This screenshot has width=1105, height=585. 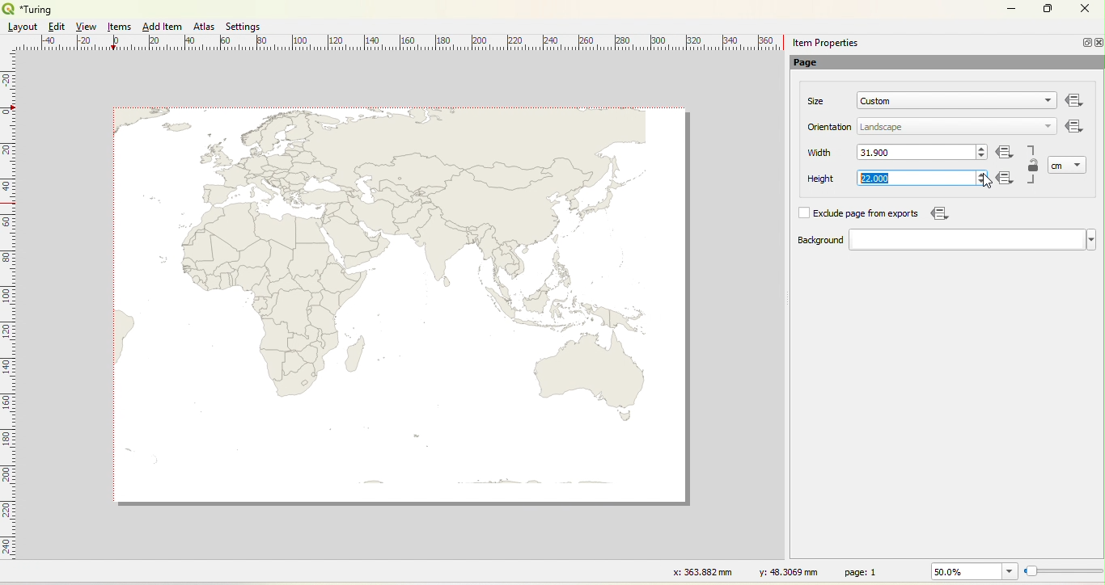 I want to click on Ruler, so click(x=9, y=316).